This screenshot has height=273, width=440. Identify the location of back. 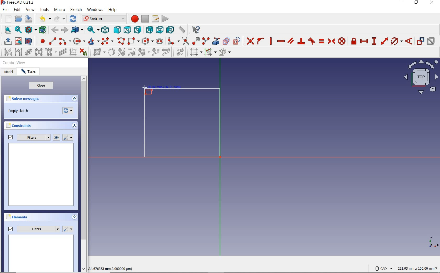
(55, 30).